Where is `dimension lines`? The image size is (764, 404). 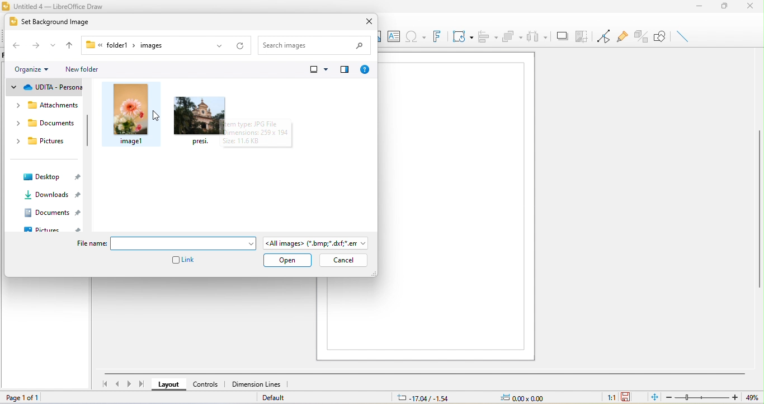 dimension lines is located at coordinates (257, 384).